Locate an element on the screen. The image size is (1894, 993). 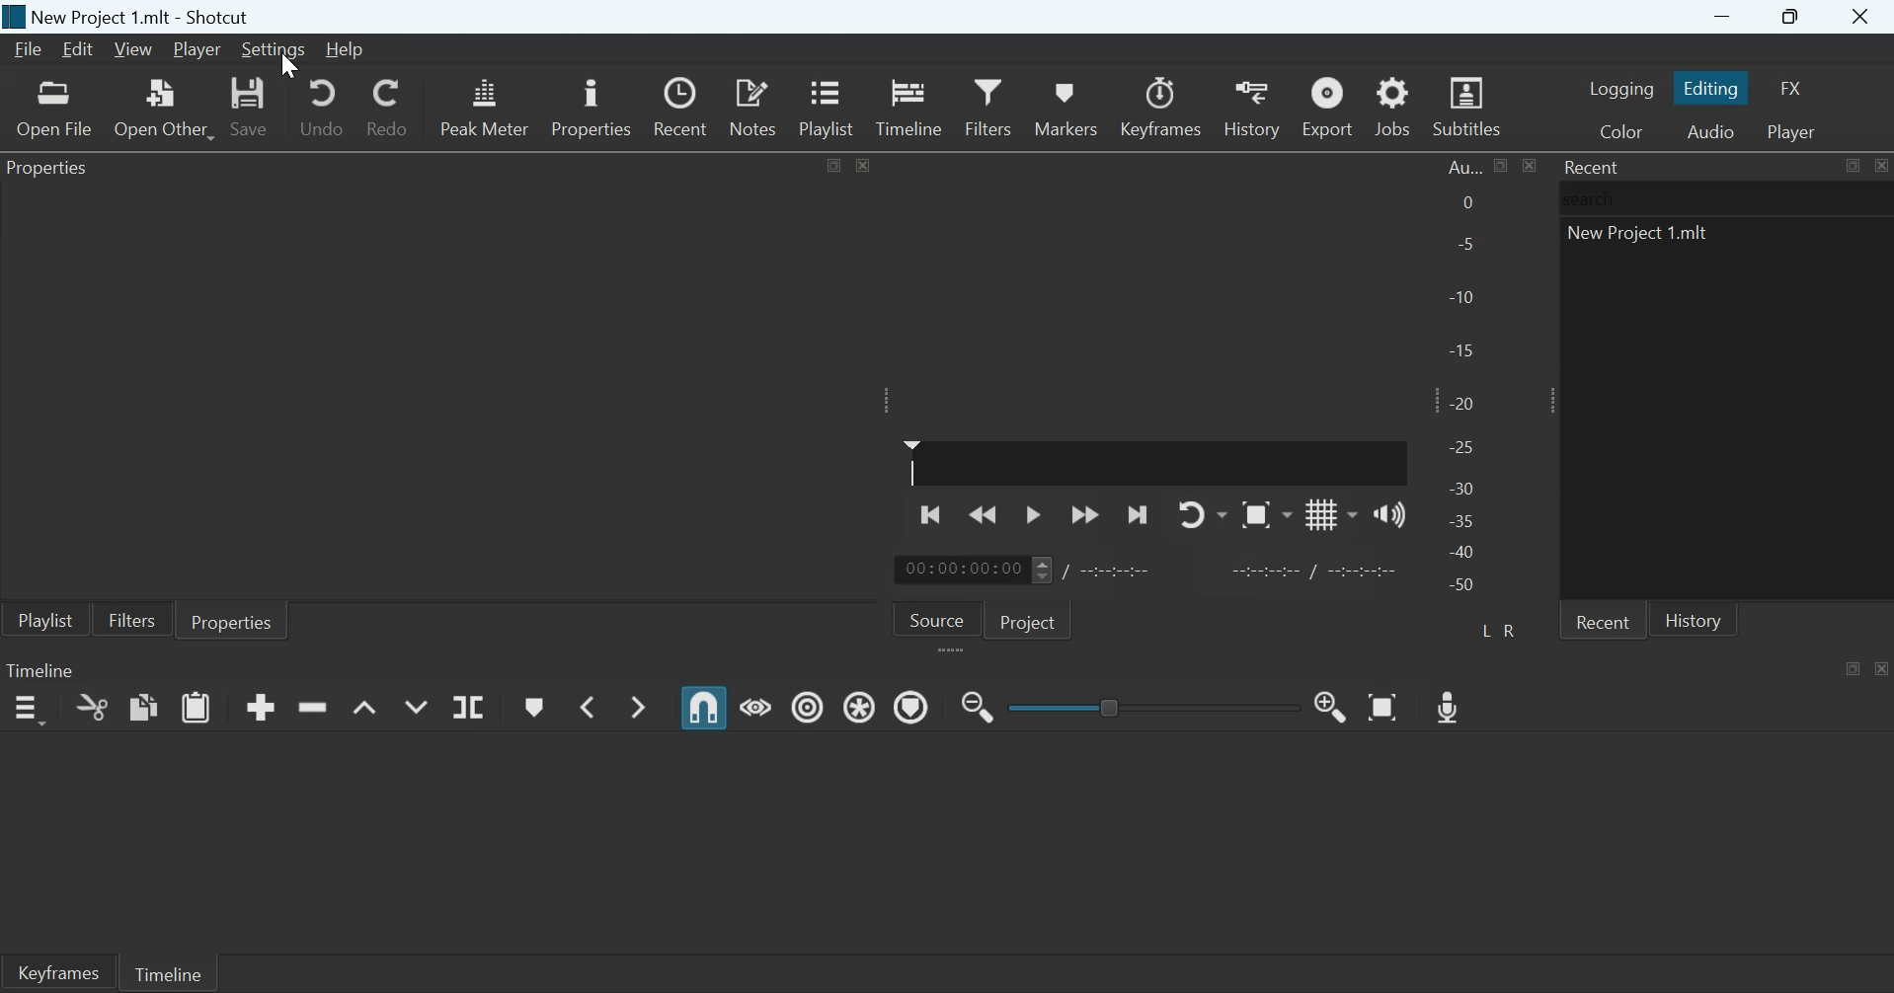
Skip to the previous point is located at coordinates (933, 512).